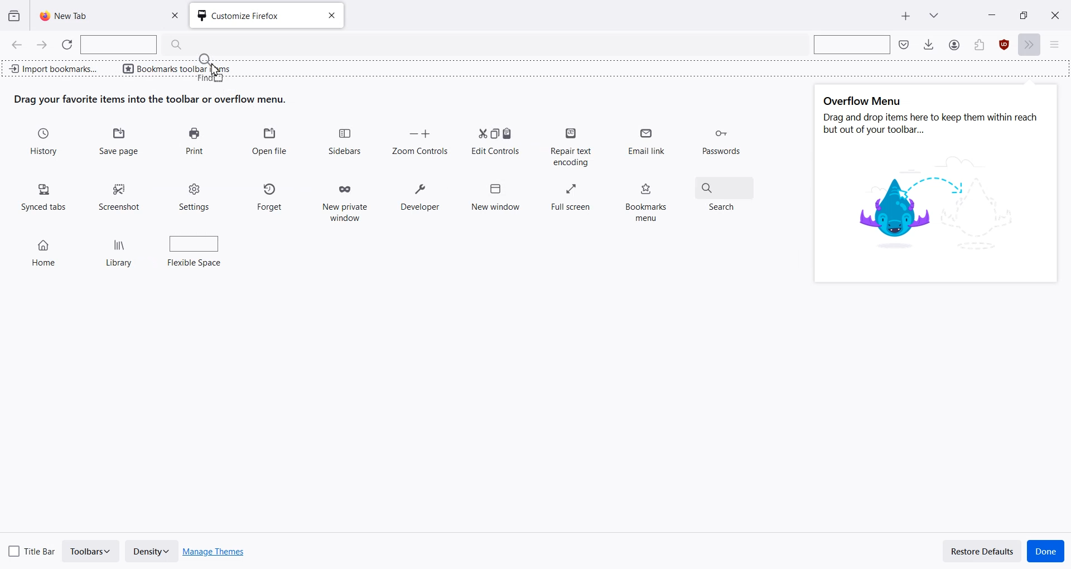 Image resolution: width=1071 pixels, height=569 pixels. What do you see at coordinates (937, 203) in the screenshot?
I see `image` at bounding box center [937, 203].